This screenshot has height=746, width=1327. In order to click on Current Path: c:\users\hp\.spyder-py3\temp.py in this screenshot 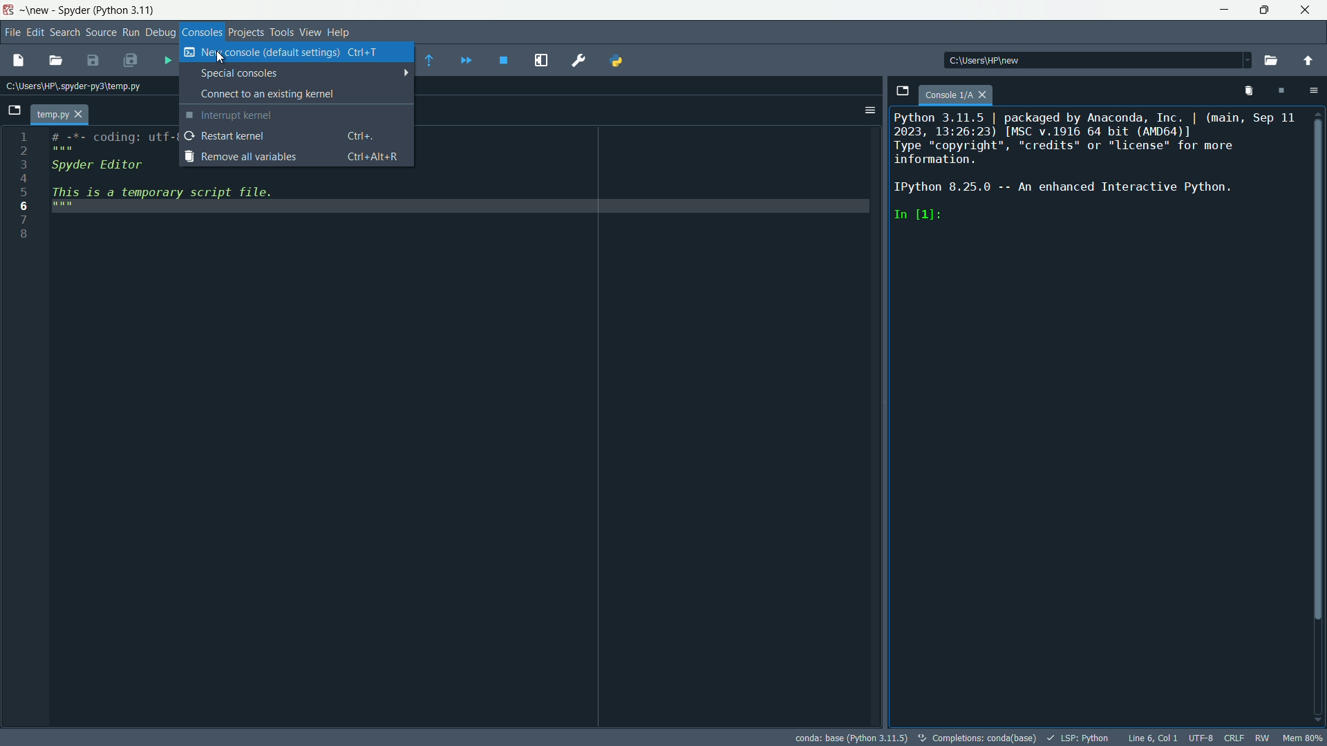, I will do `click(78, 86)`.